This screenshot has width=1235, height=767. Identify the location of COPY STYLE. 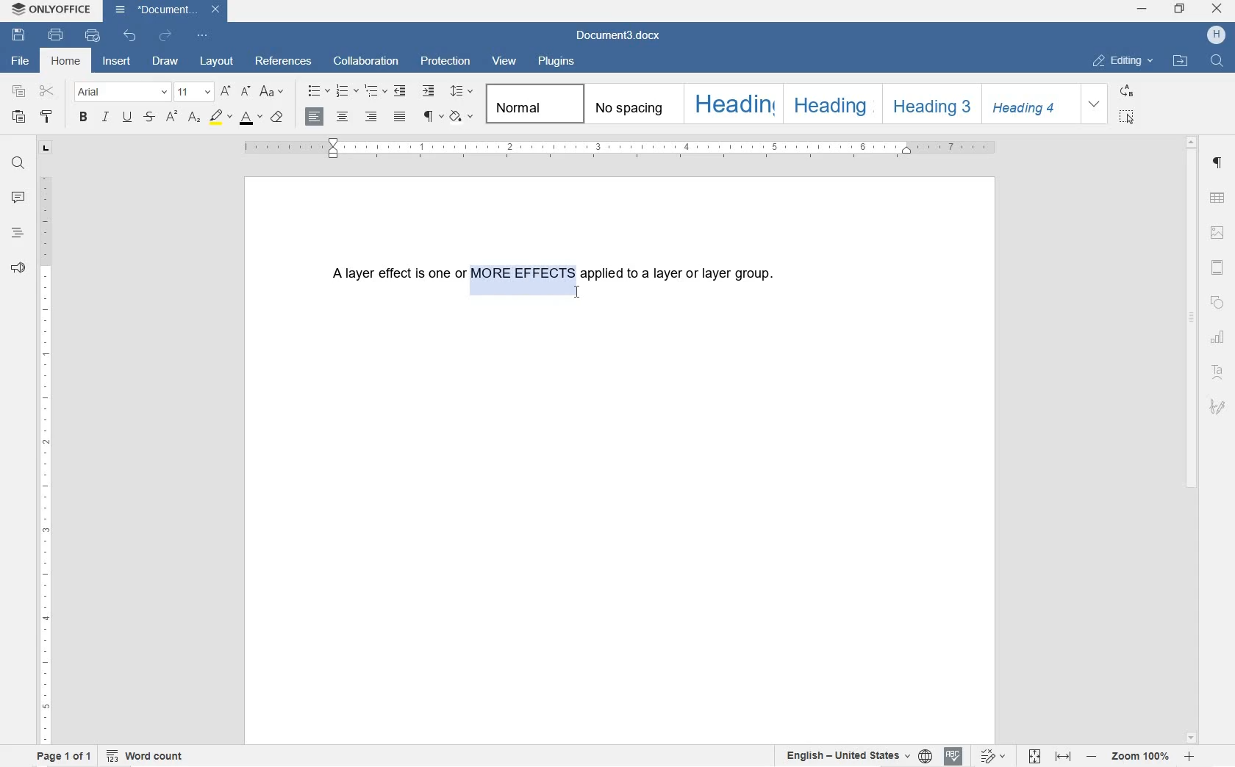
(48, 118).